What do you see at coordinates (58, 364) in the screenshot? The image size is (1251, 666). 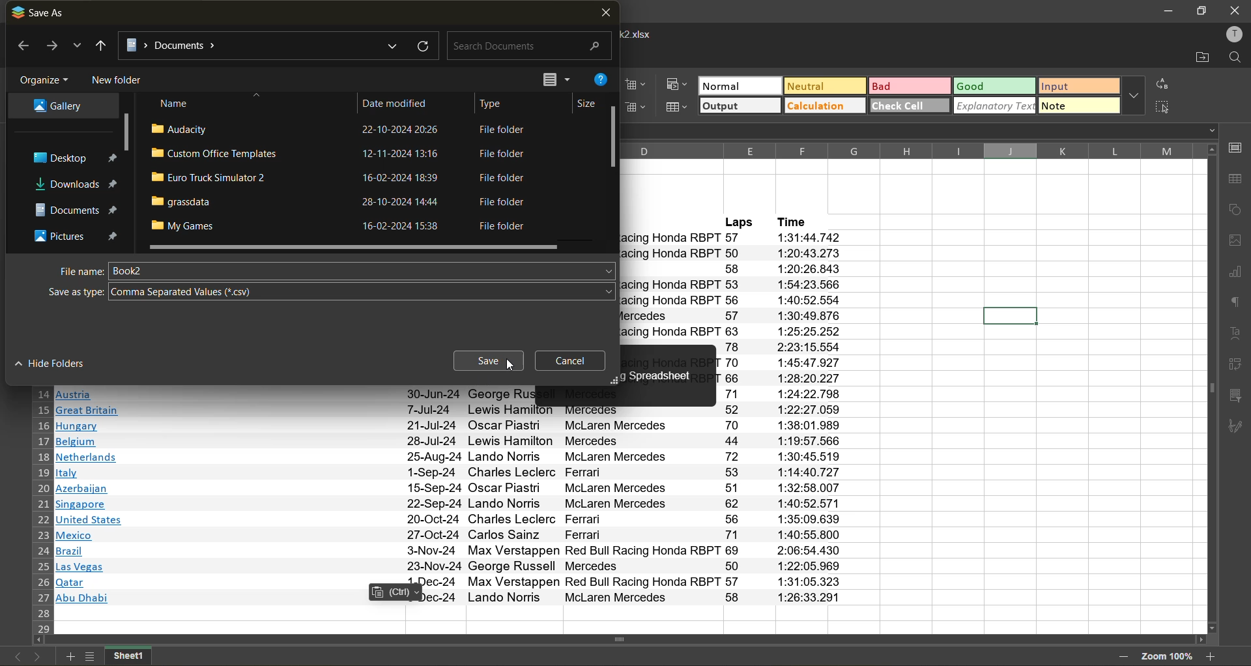 I see `hide folders` at bounding box center [58, 364].